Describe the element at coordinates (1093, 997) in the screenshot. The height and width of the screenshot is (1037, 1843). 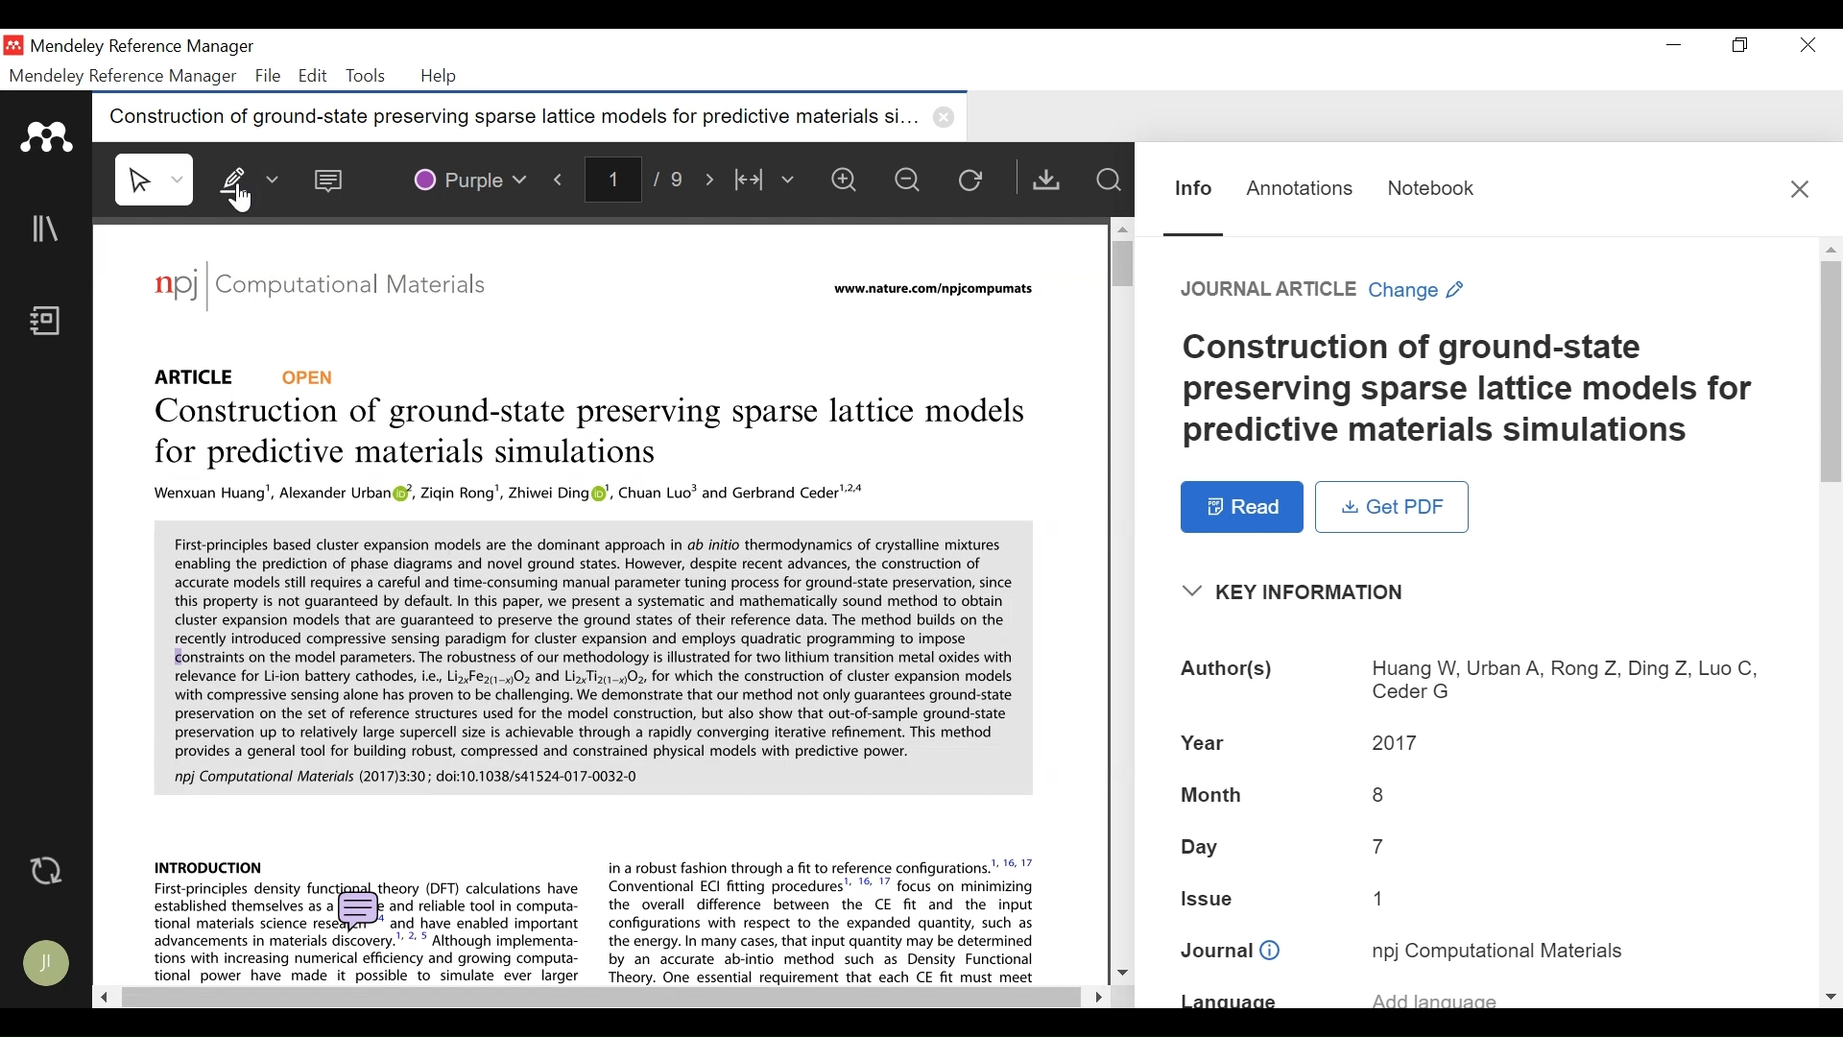
I see `Scroll Right` at that location.